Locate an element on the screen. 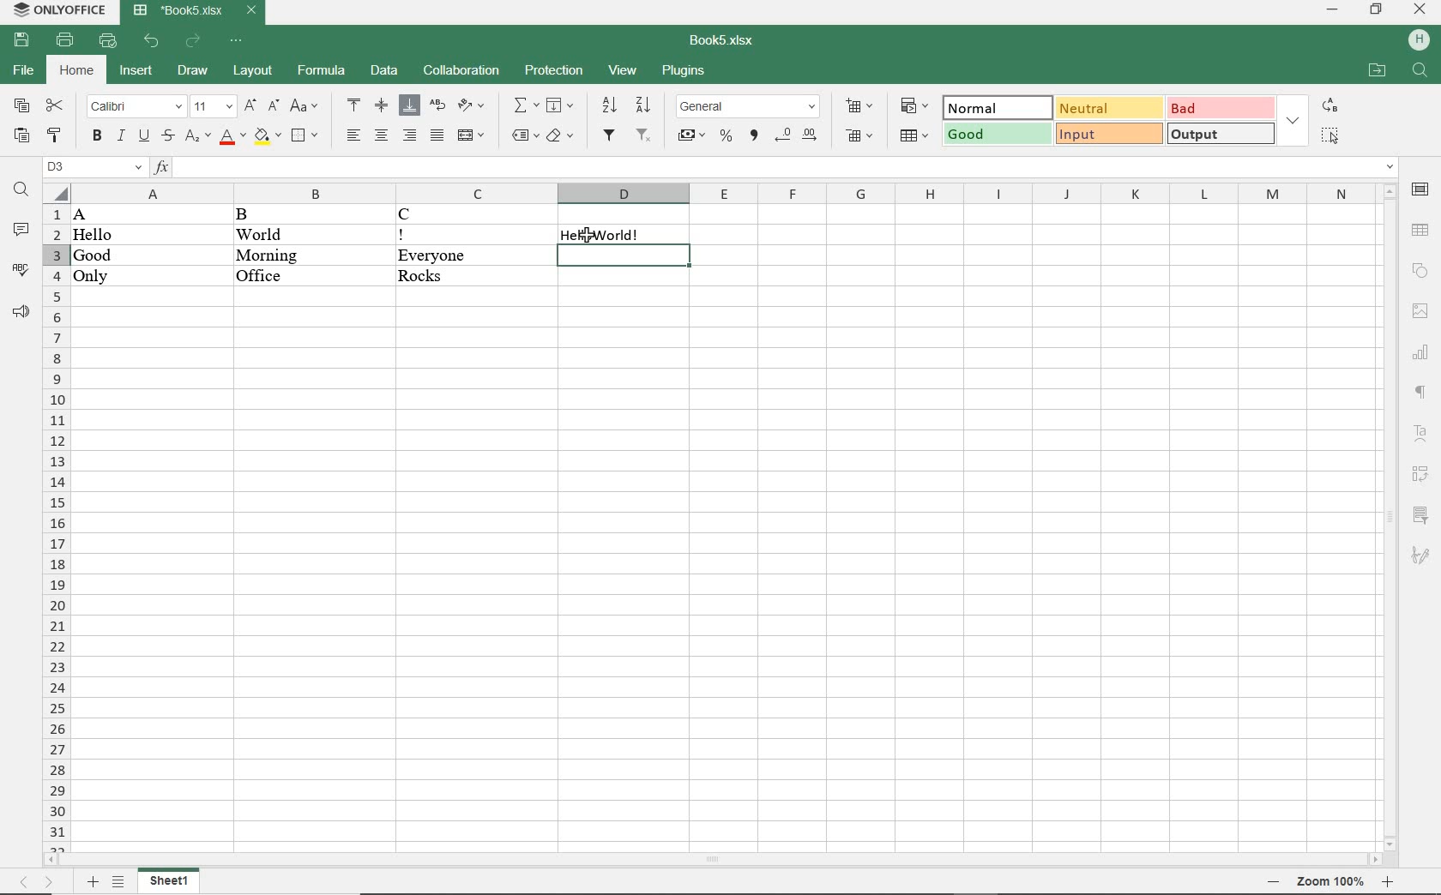 Image resolution: width=1441 pixels, height=895 pixels. ALIGN CENTER is located at coordinates (382, 105).